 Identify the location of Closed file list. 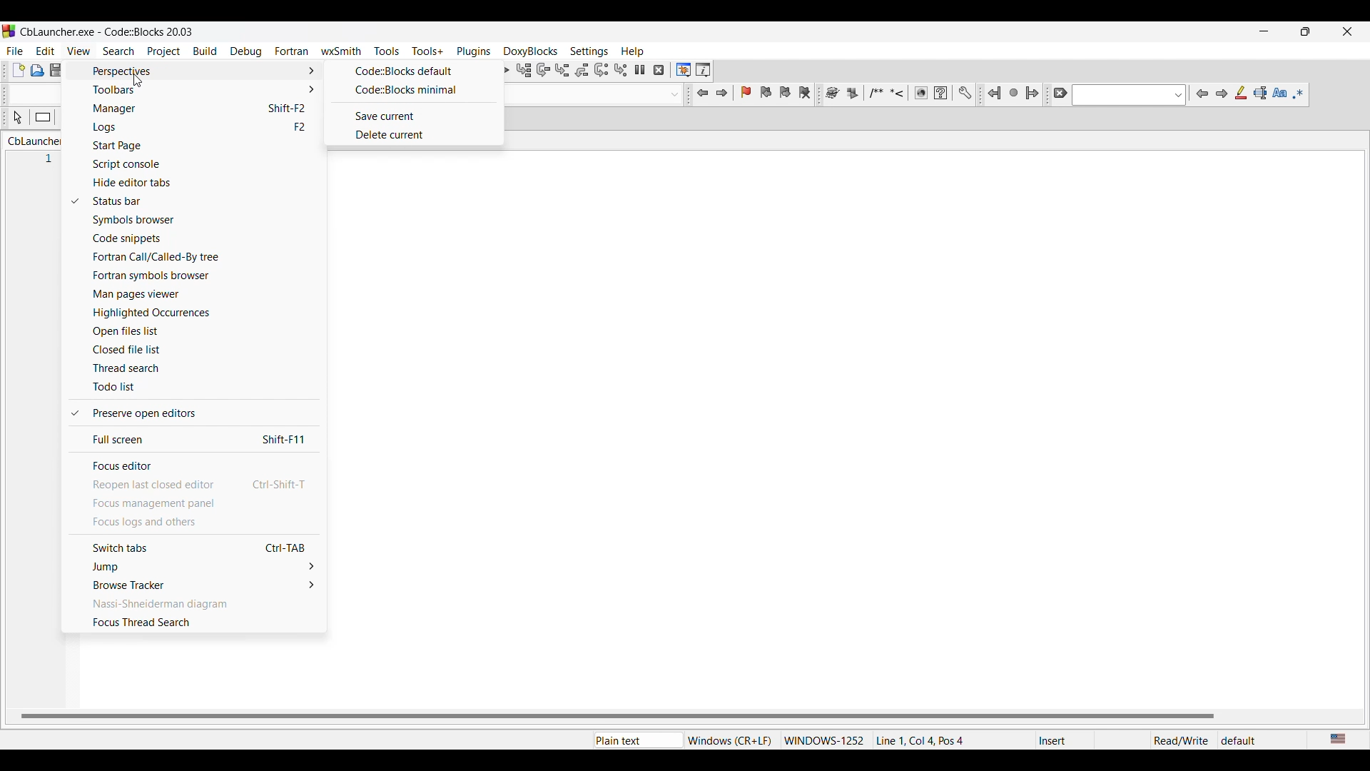
(203, 349).